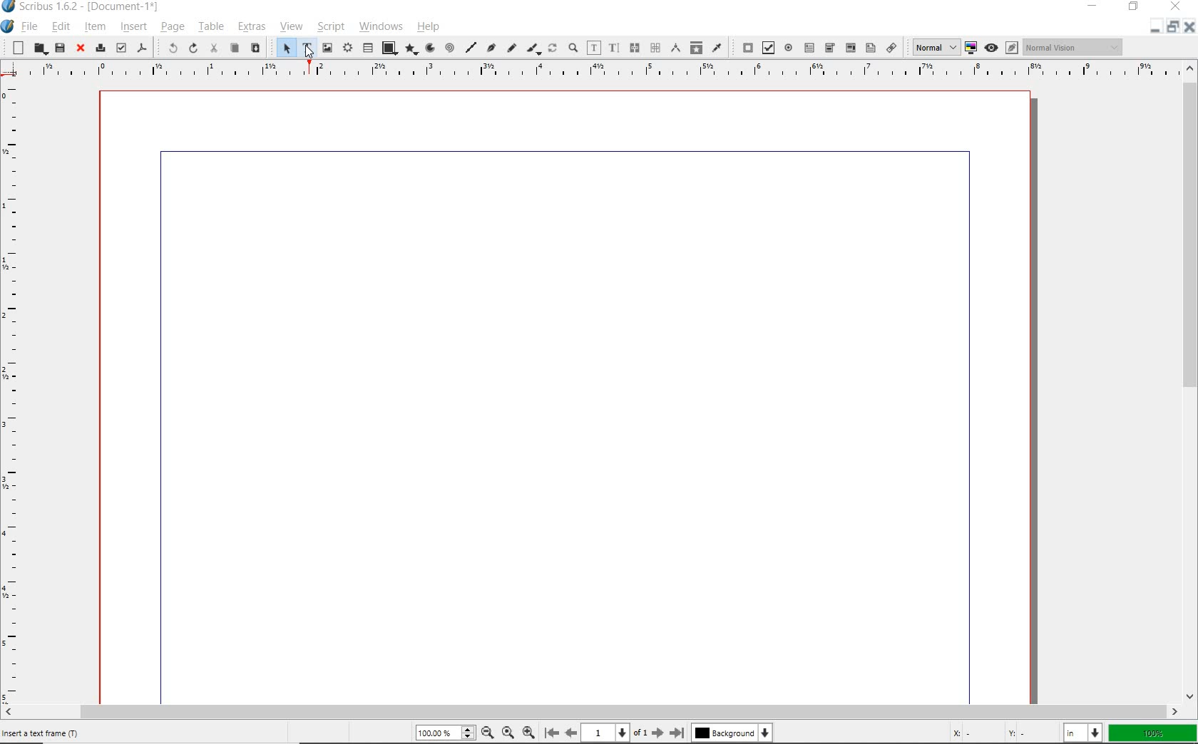  Describe the element at coordinates (893, 48) in the screenshot. I see `link annotation` at that location.